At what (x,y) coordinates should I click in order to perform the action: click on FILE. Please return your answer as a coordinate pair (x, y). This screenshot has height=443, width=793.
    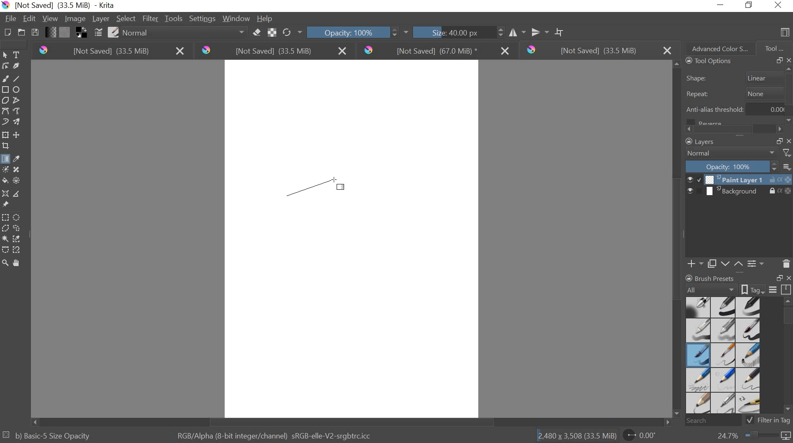
    Looking at the image, I should click on (10, 19).